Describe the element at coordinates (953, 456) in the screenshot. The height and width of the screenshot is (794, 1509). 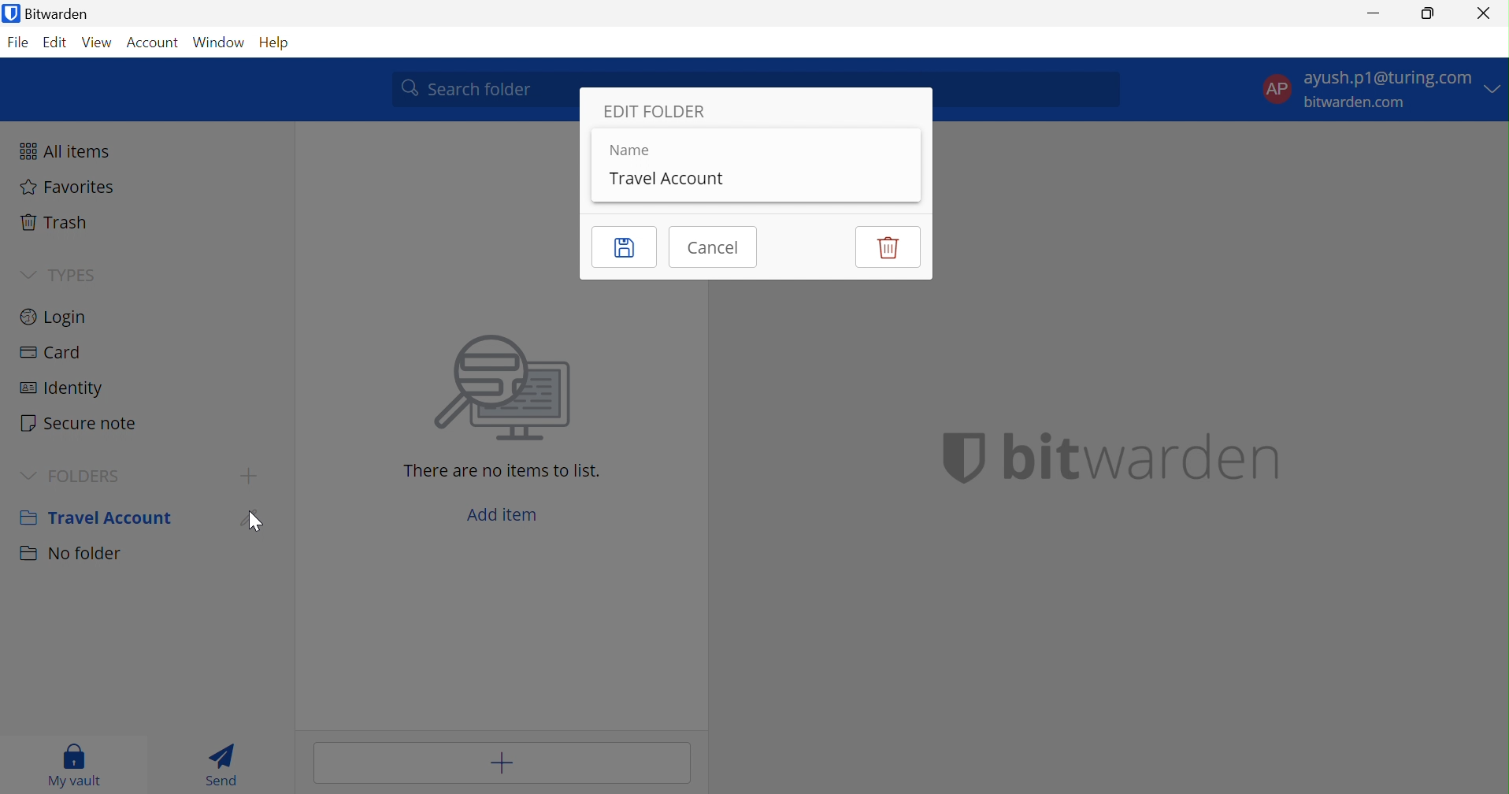
I see `bitwarden logo` at that location.